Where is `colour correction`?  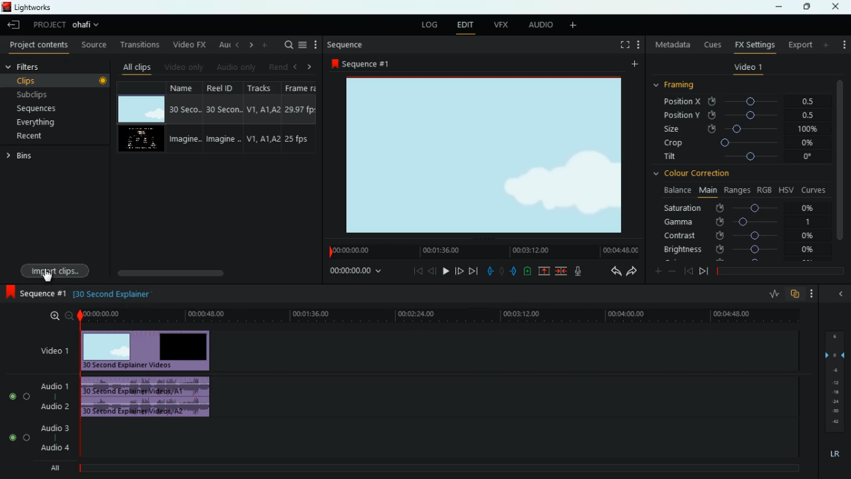
colour correction is located at coordinates (695, 175).